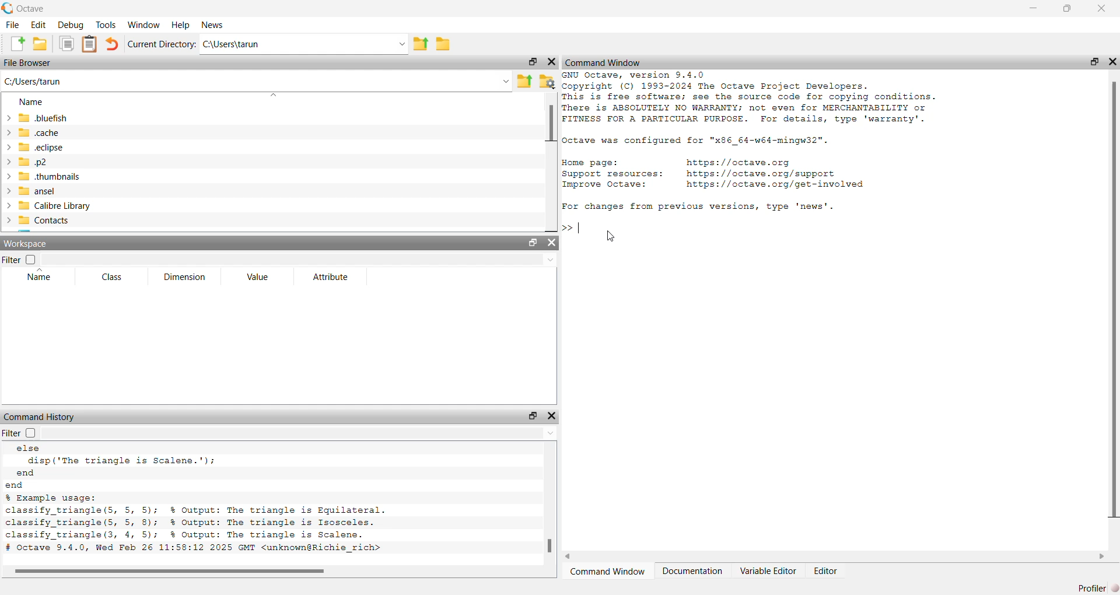 The width and height of the screenshot is (1120, 595). What do you see at coordinates (198, 550) in the screenshot?
I see `octave version and date` at bounding box center [198, 550].